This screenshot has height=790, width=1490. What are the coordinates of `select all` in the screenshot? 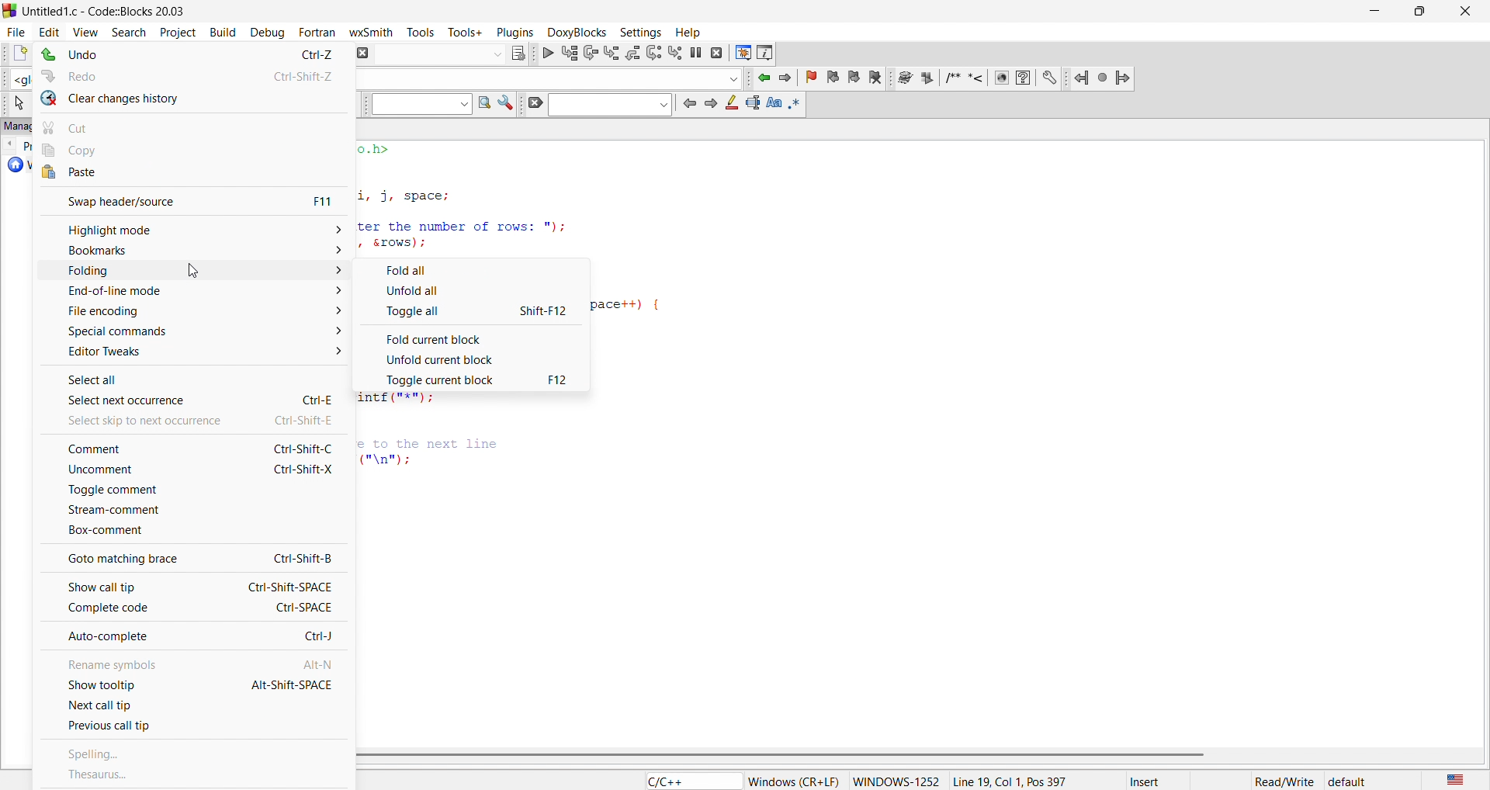 It's located at (194, 376).